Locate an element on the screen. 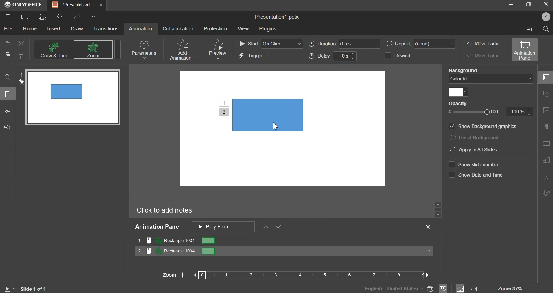 This screenshot has width=553, height=293. Slide Transition is located at coordinates (546, 159).